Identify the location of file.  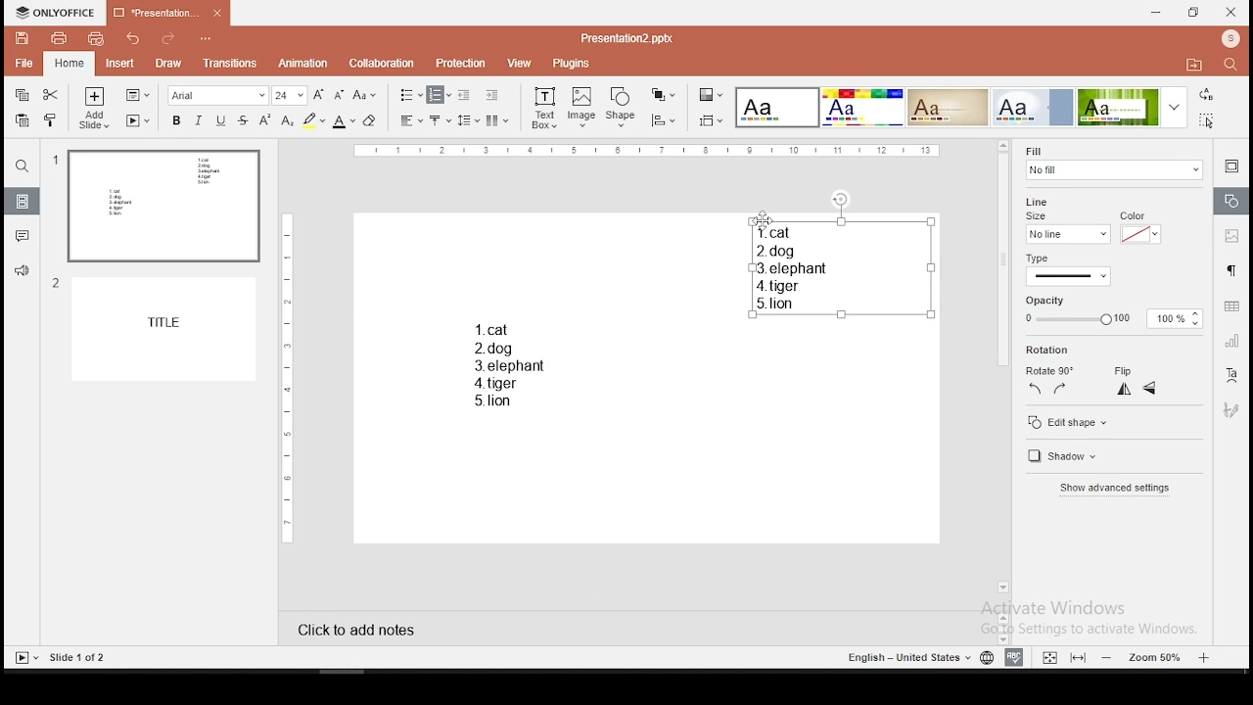
(23, 65).